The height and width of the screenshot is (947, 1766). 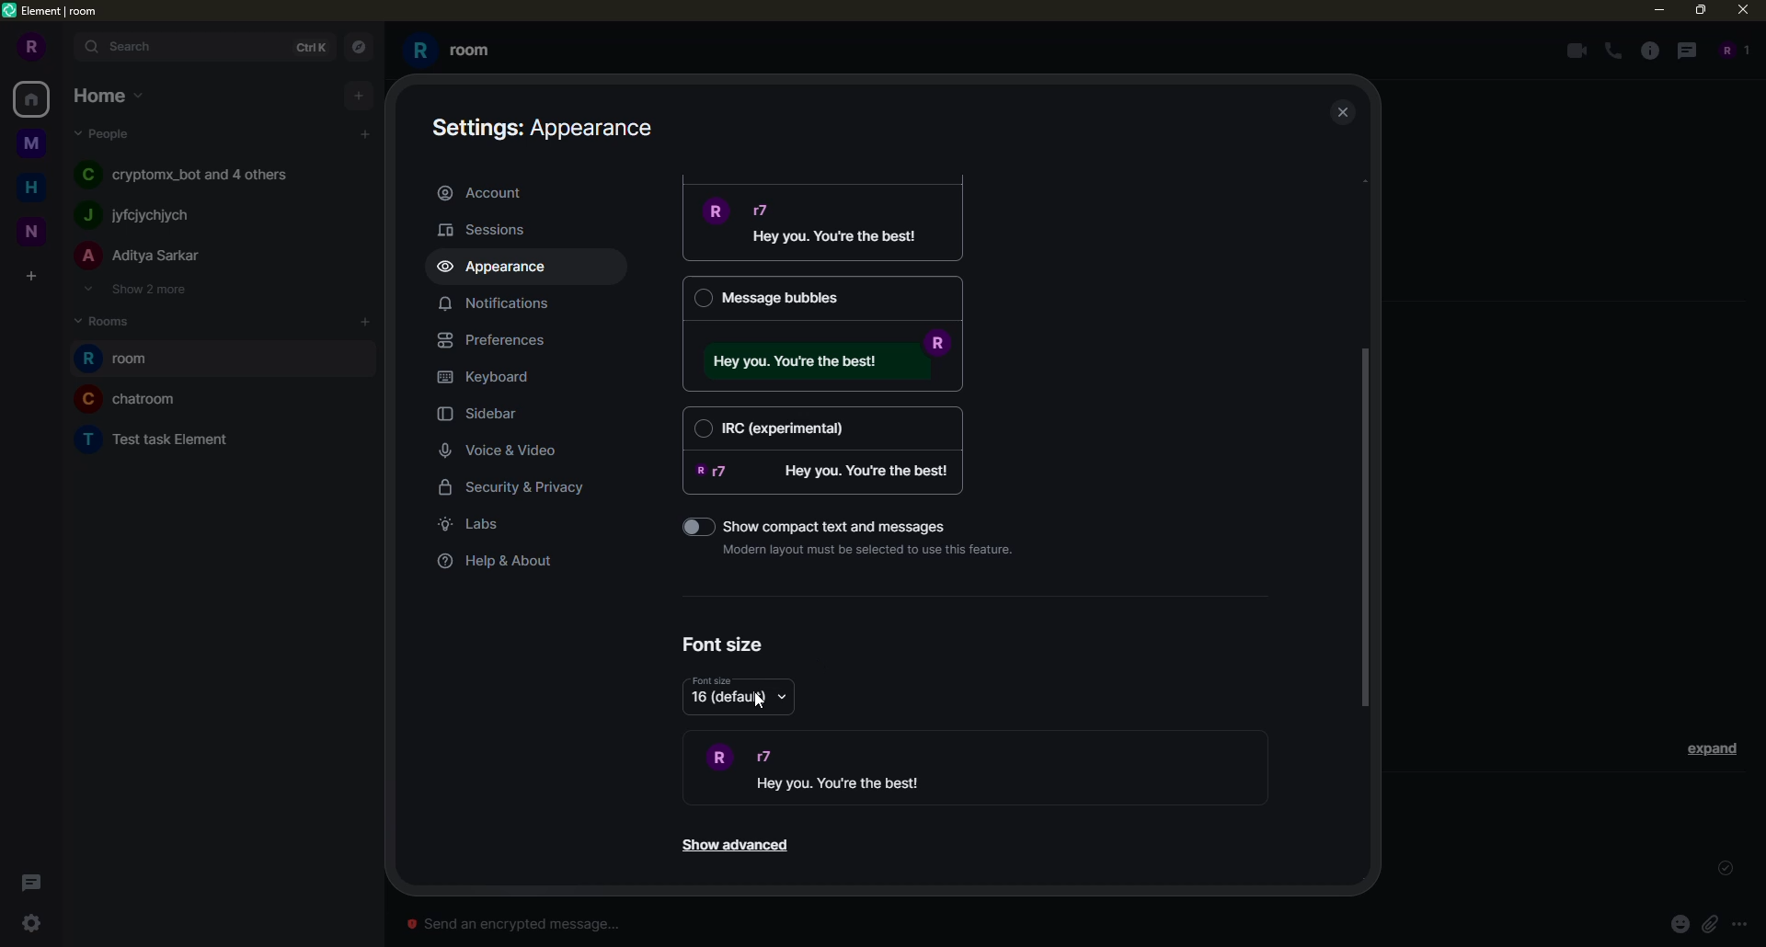 What do you see at coordinates (499, 268) in the screenshot?
I see `appearance` at bounding box center [499, 268].